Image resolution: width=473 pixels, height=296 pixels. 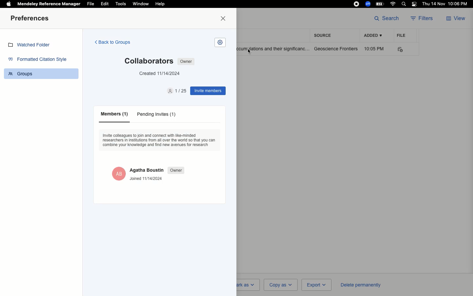 I want to click on Charge, so click(x=381, y=4).